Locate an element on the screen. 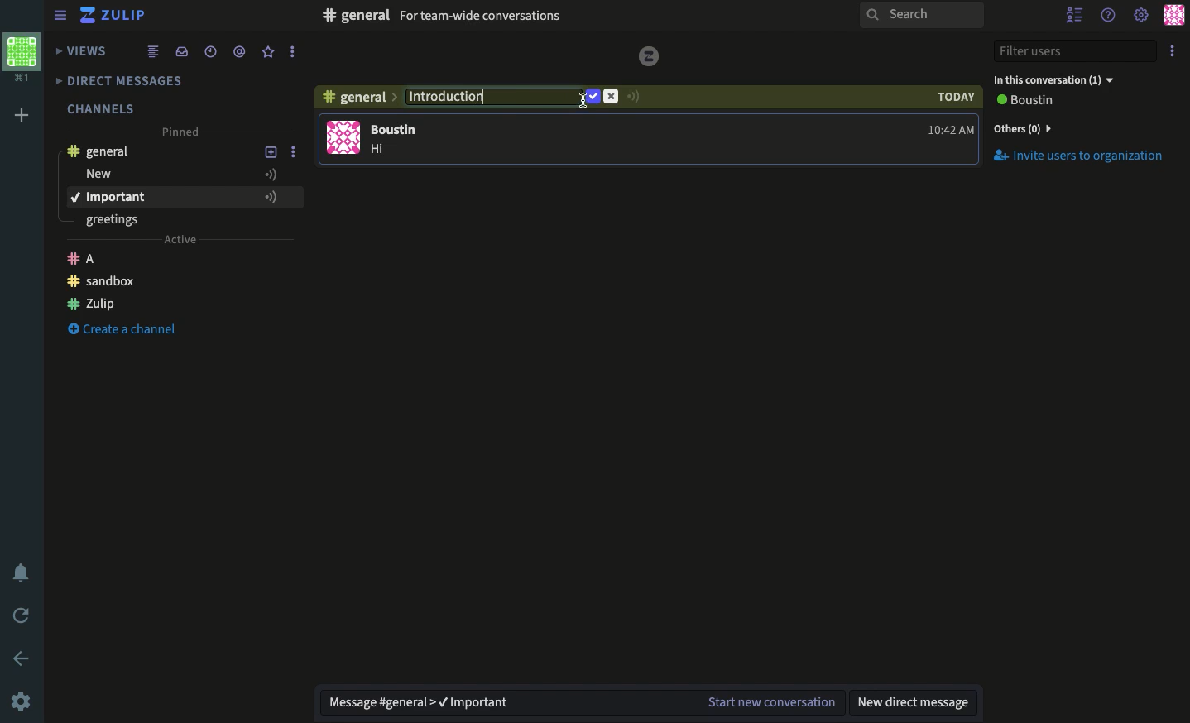 Image resolution: width=1190 pixels, height=723 pixels. Cancel is located at coordinates (612, 97).